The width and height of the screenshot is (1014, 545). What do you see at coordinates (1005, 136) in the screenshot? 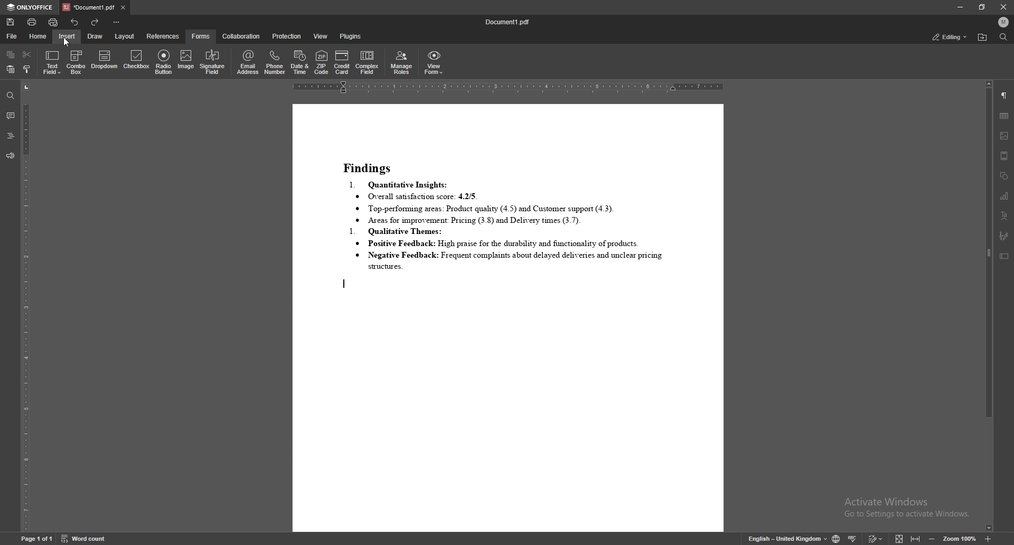
I see `image` at bounding box center [1005, 136].